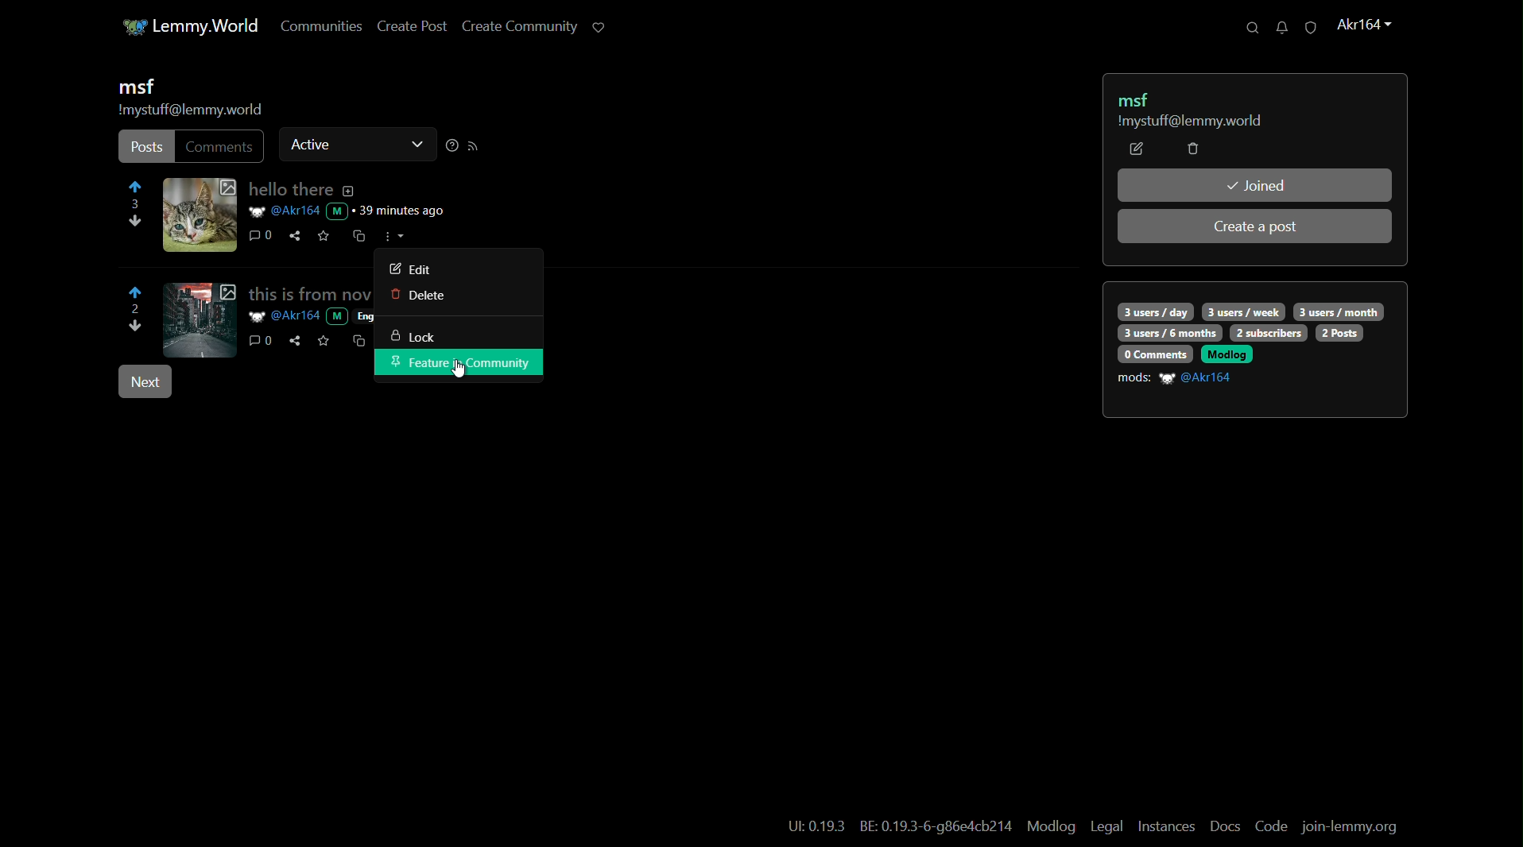 The height and width of the screenshot is (847, 1523). What do you see at coordinates (358, 238) in the screenshot?
I see `cross post` at bounding box center [358, 238].